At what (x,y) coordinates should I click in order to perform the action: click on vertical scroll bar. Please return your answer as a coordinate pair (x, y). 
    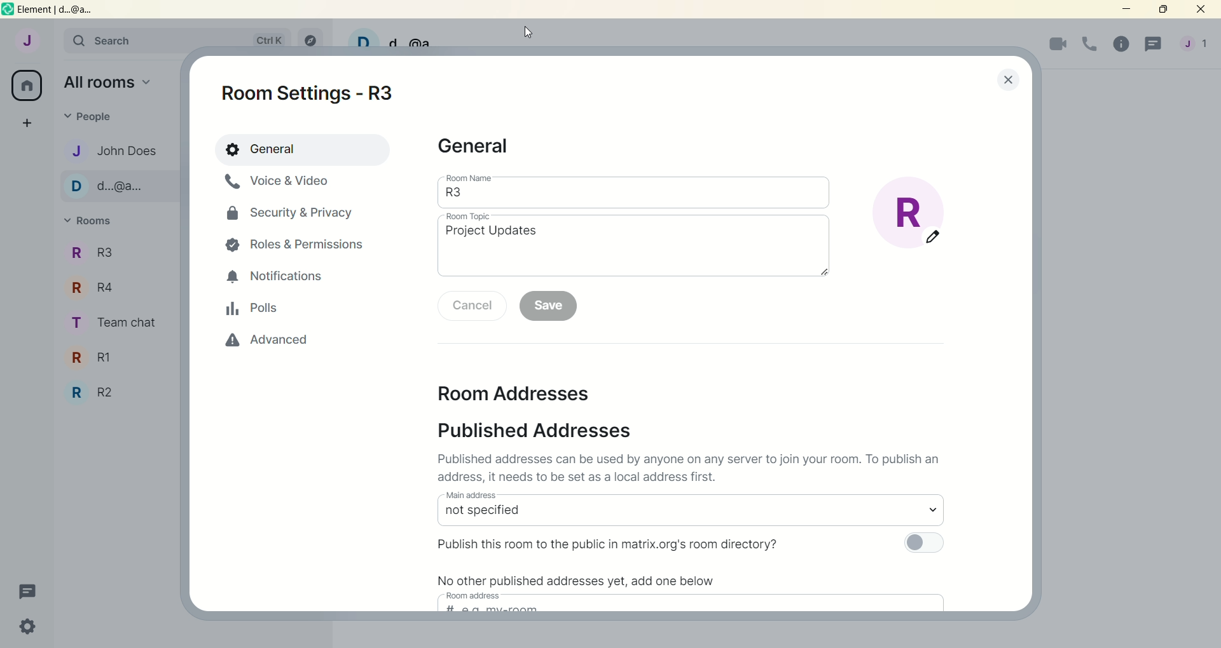
    Looking at the image, I should click on (1024, 236).